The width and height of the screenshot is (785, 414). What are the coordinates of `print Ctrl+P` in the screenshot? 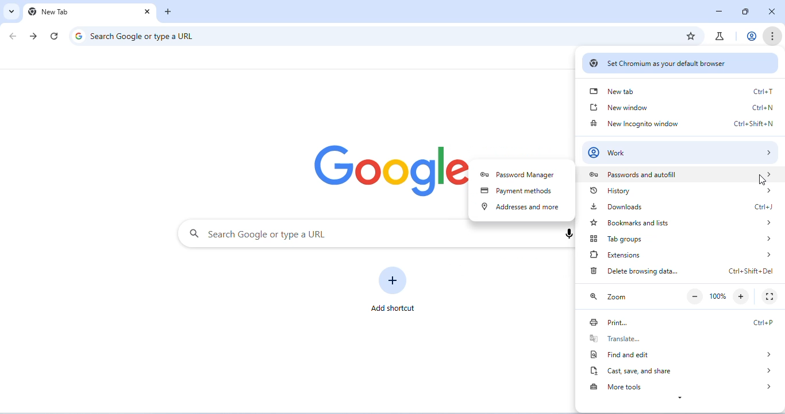 It's located at (679, 321).